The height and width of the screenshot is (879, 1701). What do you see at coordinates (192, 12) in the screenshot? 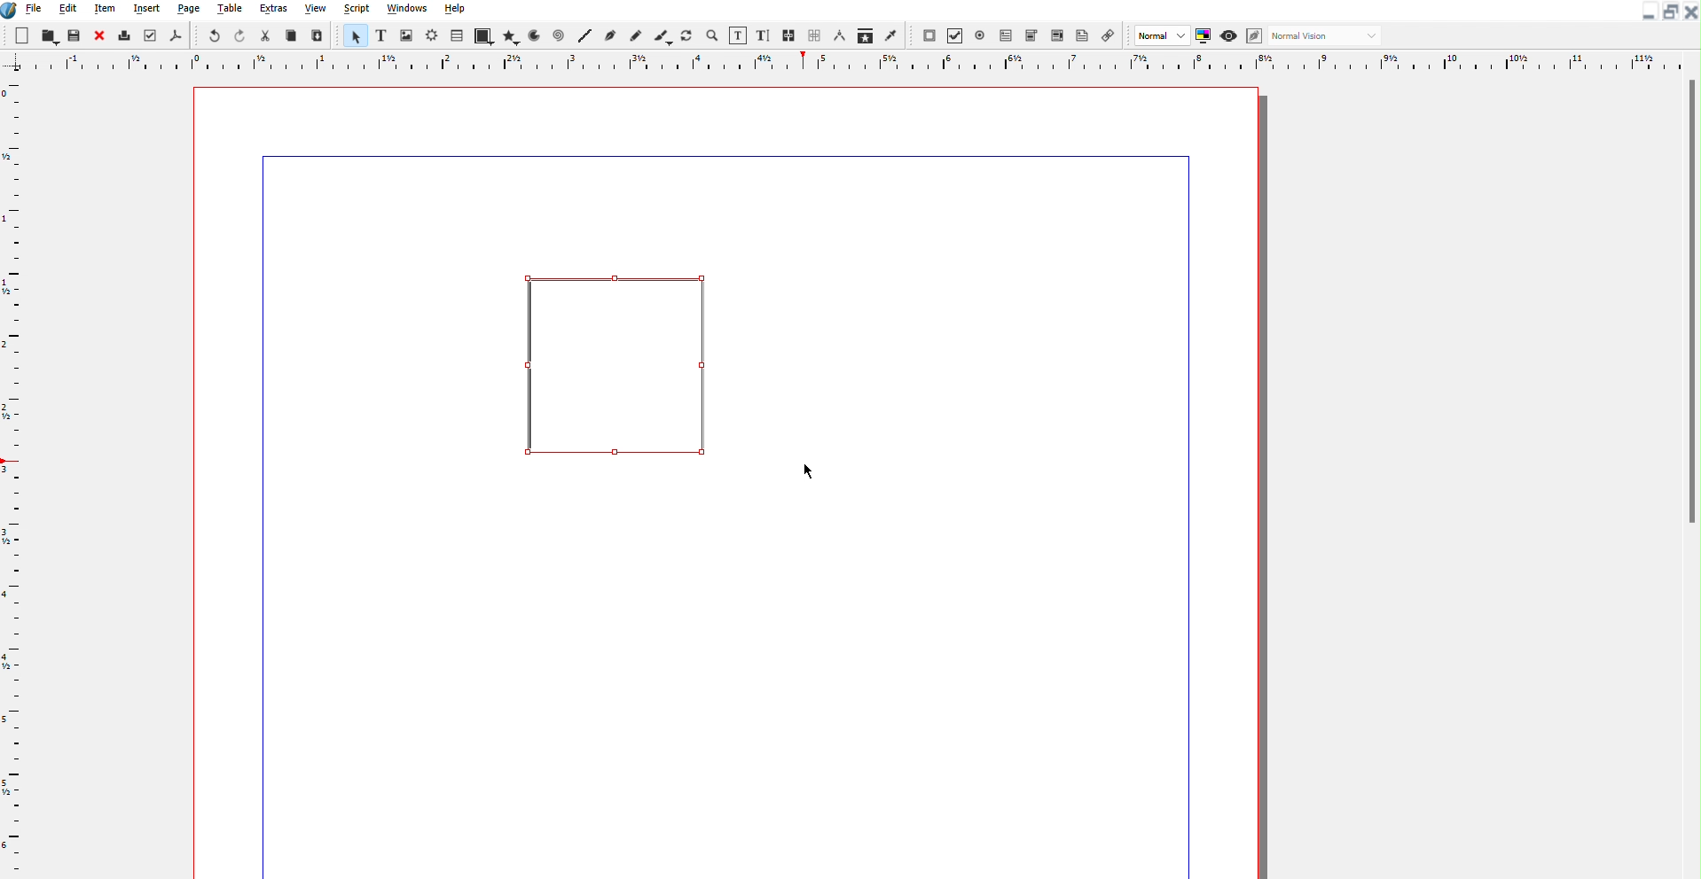
I see `Page` at bounding box center [192, 12].